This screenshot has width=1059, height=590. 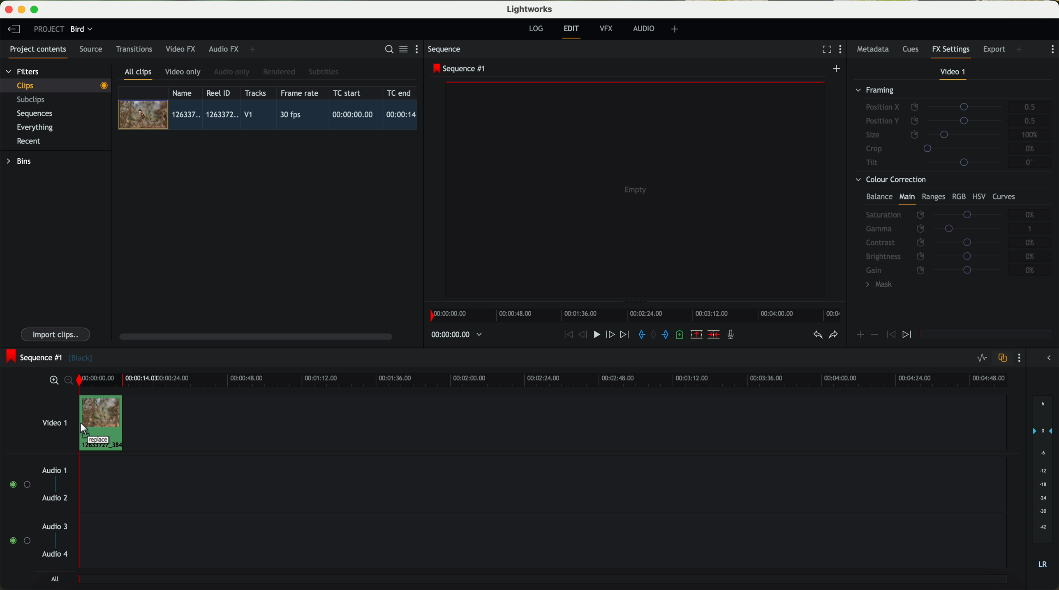 What do you see at coordinates (874, 335) in the screenshot?
I see `icon` at bounding box center [874, 335].